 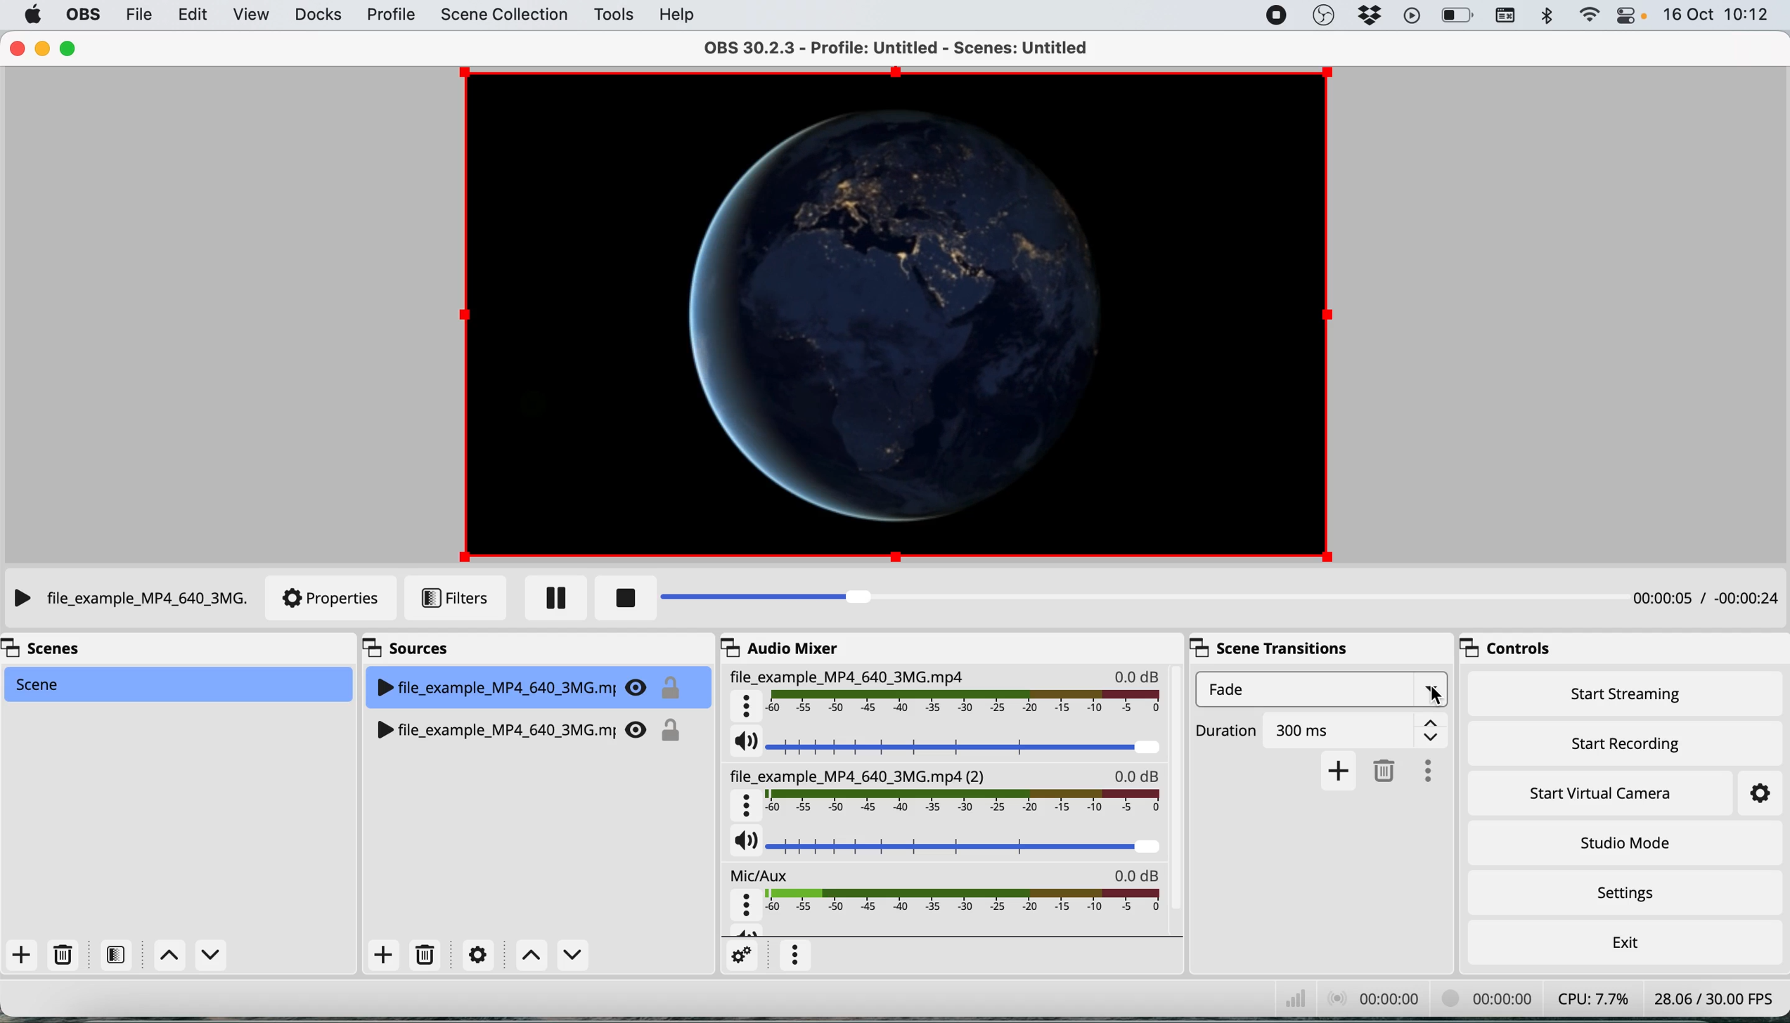 What do you see at coordinates (395, 16) in the screenshot?
I see `profile` at bounding box center [395, 16].